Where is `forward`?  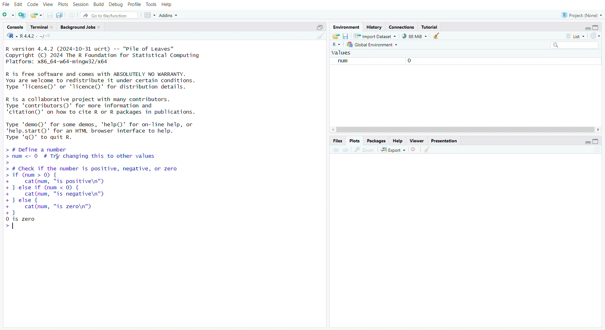 forward is located at coordinates (347, 151).